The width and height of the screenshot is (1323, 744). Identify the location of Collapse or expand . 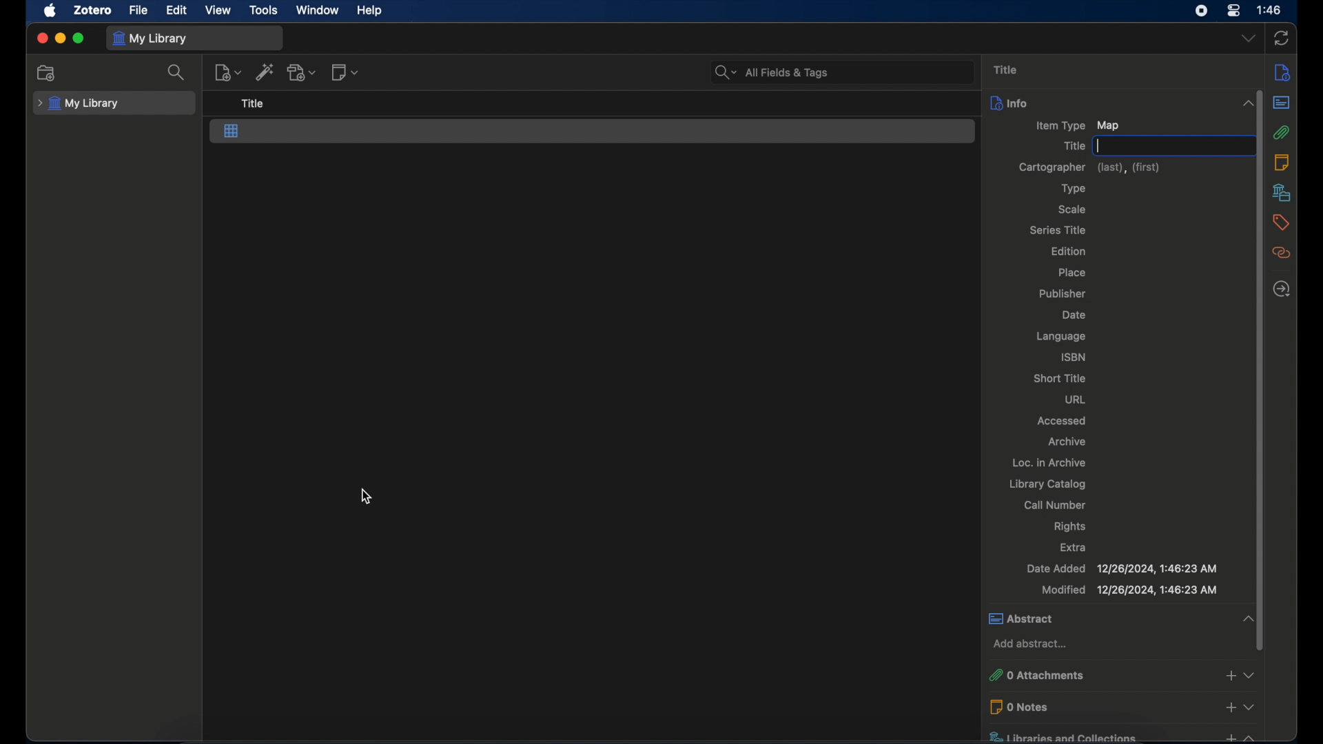
(1248, 617).